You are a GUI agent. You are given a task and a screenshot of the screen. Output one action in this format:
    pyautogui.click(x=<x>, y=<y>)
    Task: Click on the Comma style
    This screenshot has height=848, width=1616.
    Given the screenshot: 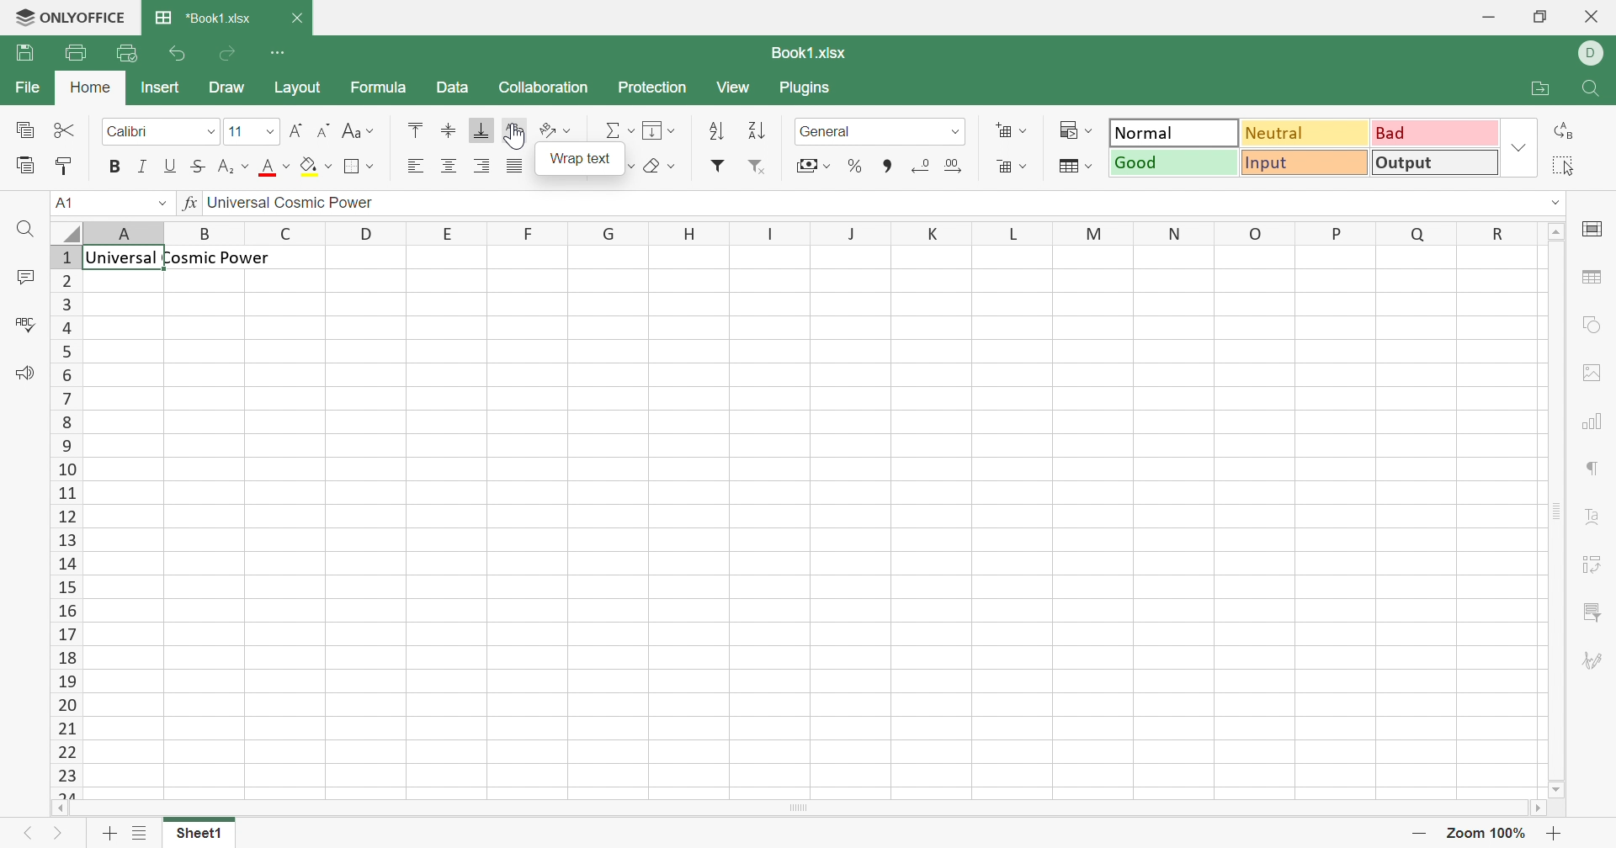 What is the action you would take?
    pyautogui.click(x=887, y=167)
    